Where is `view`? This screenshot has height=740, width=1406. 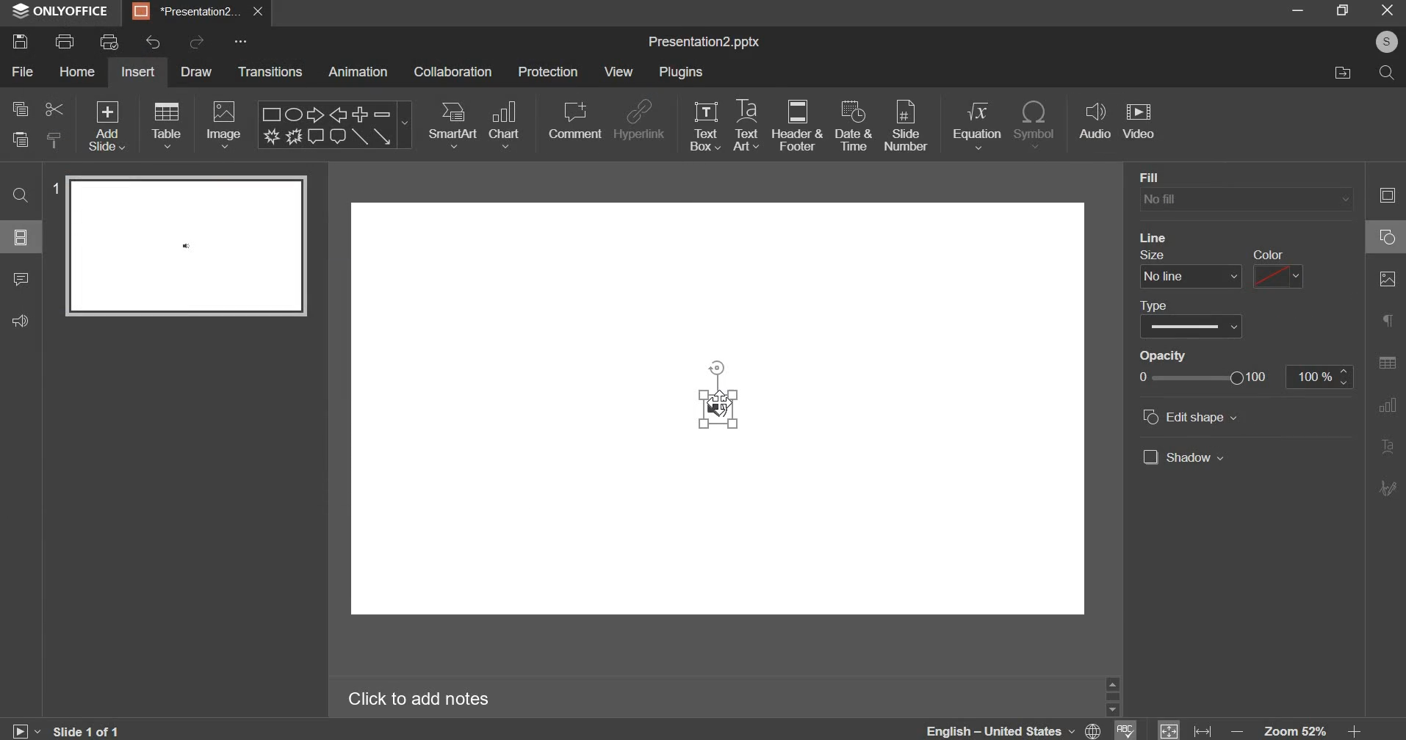
view is located at coordinates (619, 70).